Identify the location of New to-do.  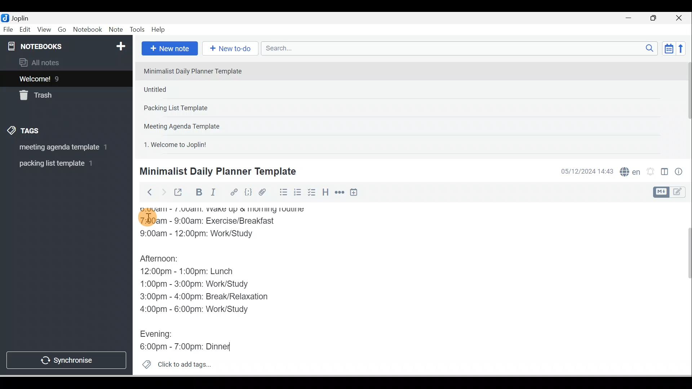
(229, 49).